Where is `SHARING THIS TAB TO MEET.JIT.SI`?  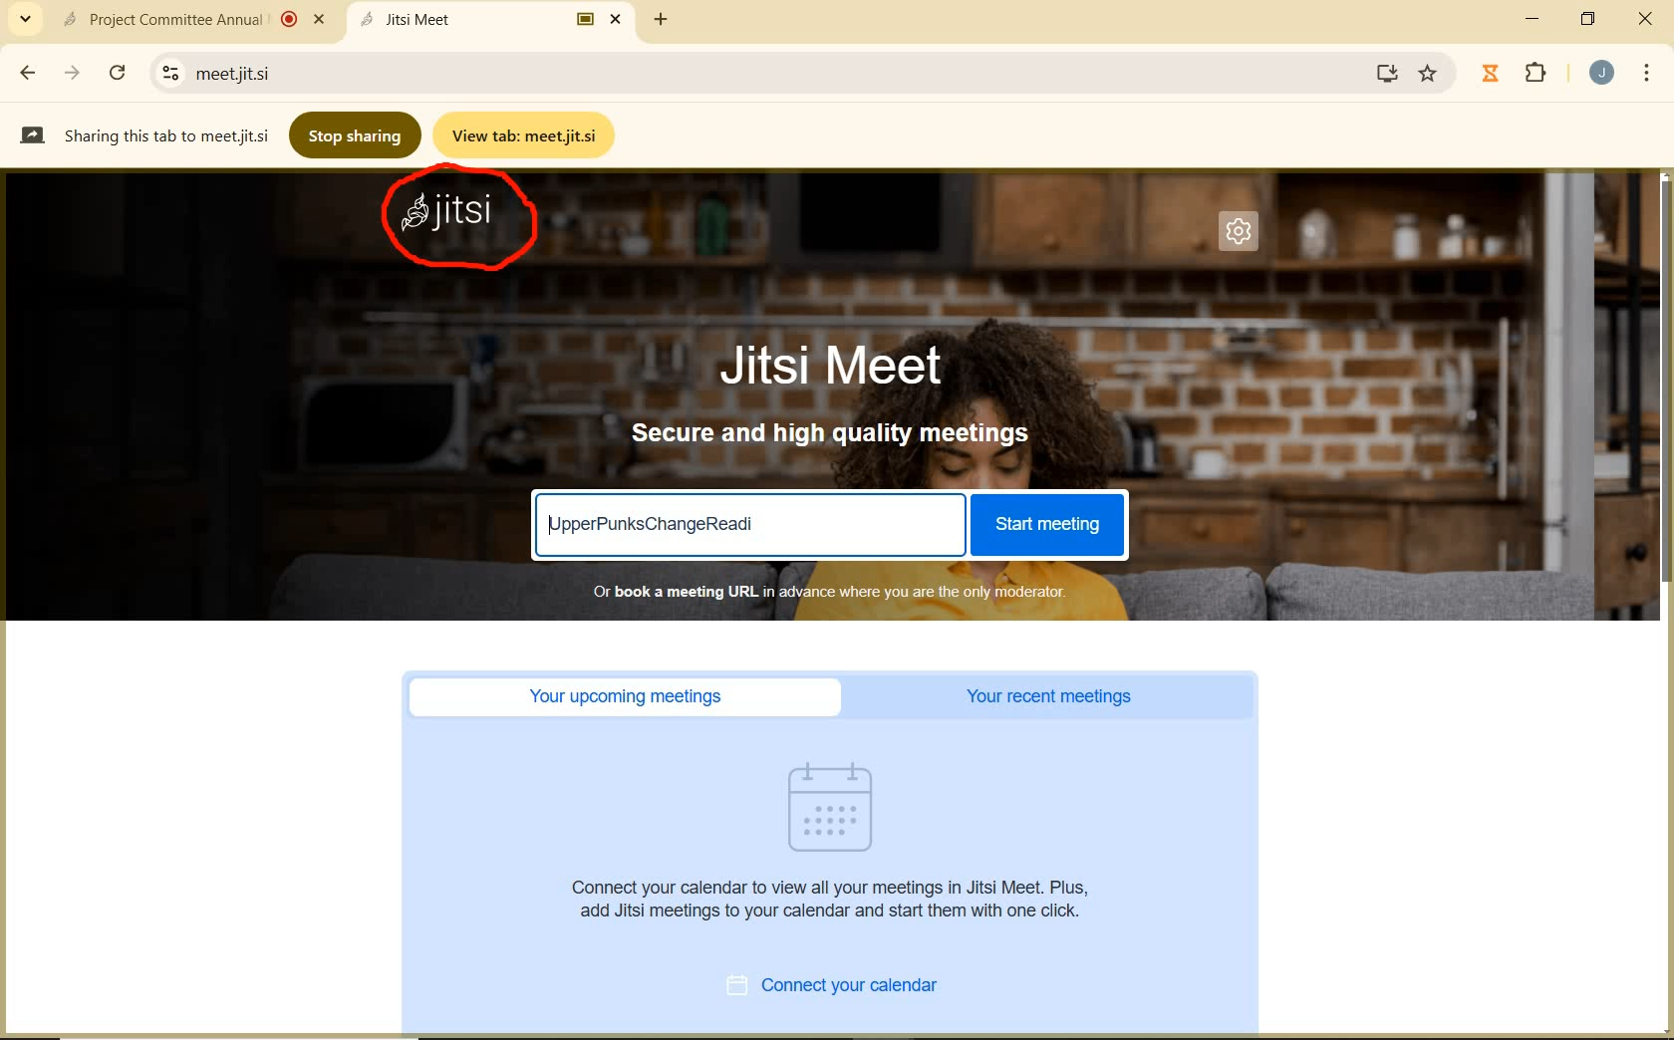 SHARING THIS TAB TO MEET.JIT.SI is located at coordinates (143, 134).